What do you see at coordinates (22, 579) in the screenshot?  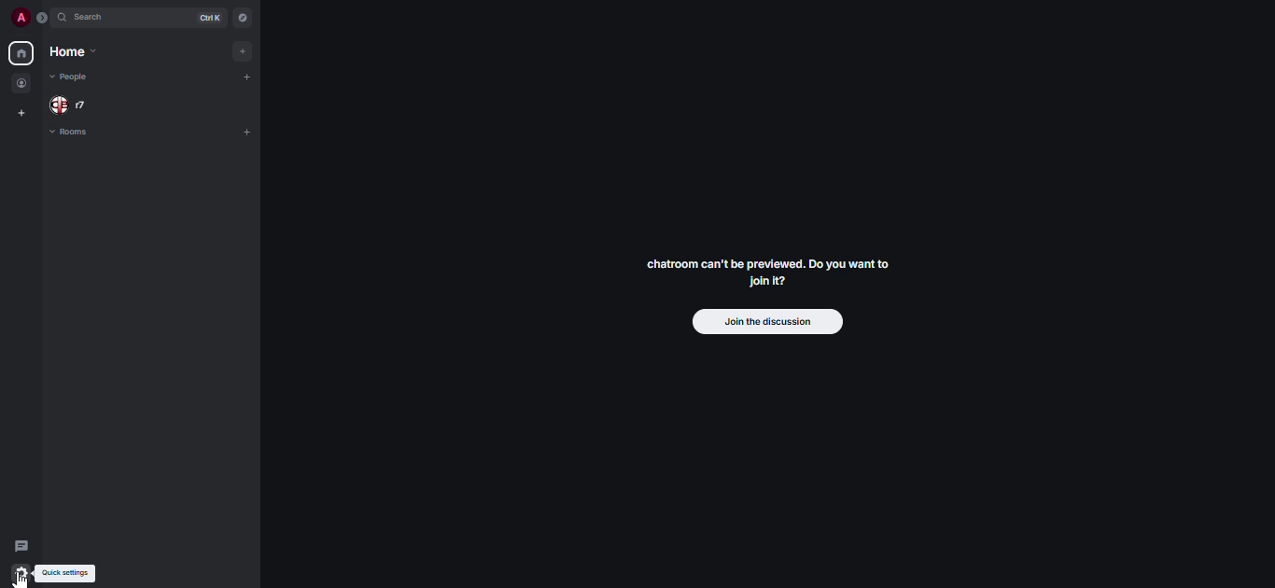 I see `cursor` at bounding box center [22, 579].